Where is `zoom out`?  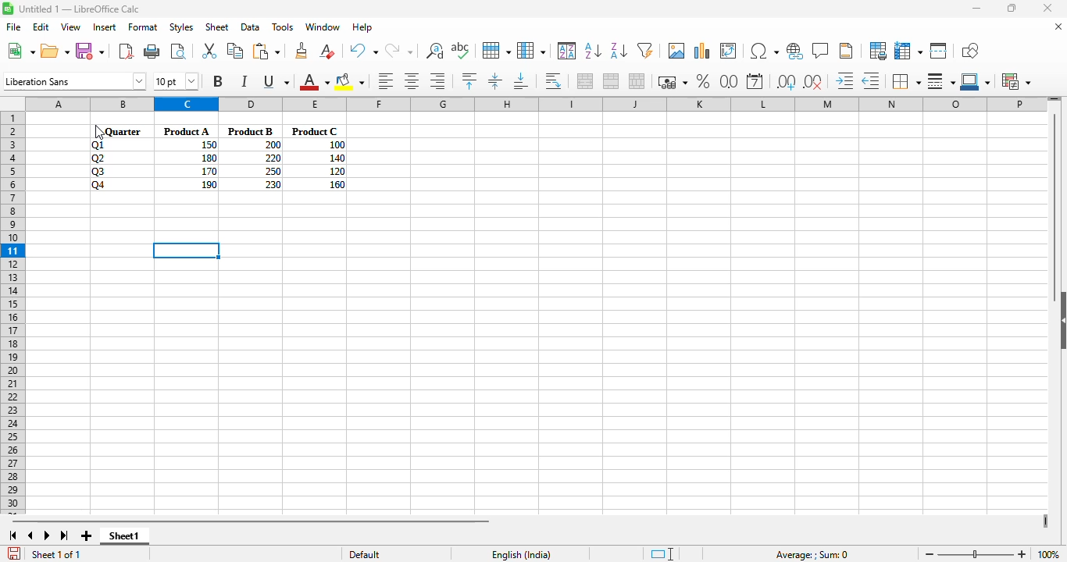
zoom out is located at coordinates (929, 554).